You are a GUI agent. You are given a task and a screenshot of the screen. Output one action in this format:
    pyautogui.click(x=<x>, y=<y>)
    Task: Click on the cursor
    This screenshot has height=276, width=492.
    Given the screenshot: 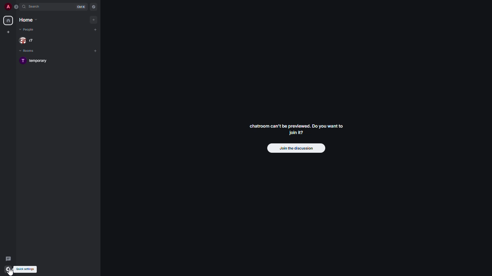 What is the action you would take?
    pyautogui.click(x=11, y=271)
    